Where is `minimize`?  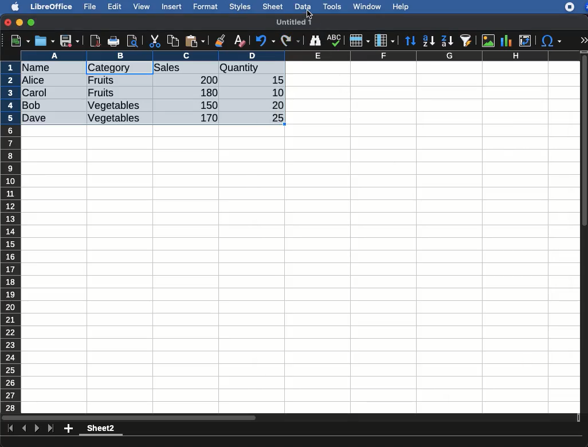 minimize is located at coordinates (20, 22).